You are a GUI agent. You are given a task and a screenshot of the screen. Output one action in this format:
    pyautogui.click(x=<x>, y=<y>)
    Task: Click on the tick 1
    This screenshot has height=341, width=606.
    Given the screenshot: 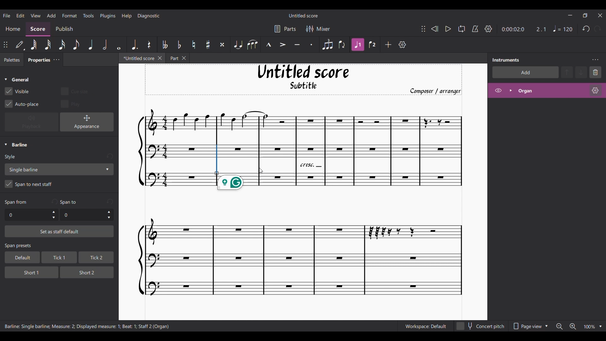 What is the action you would take?
    pyautogui.click(x=58, y=258)
    